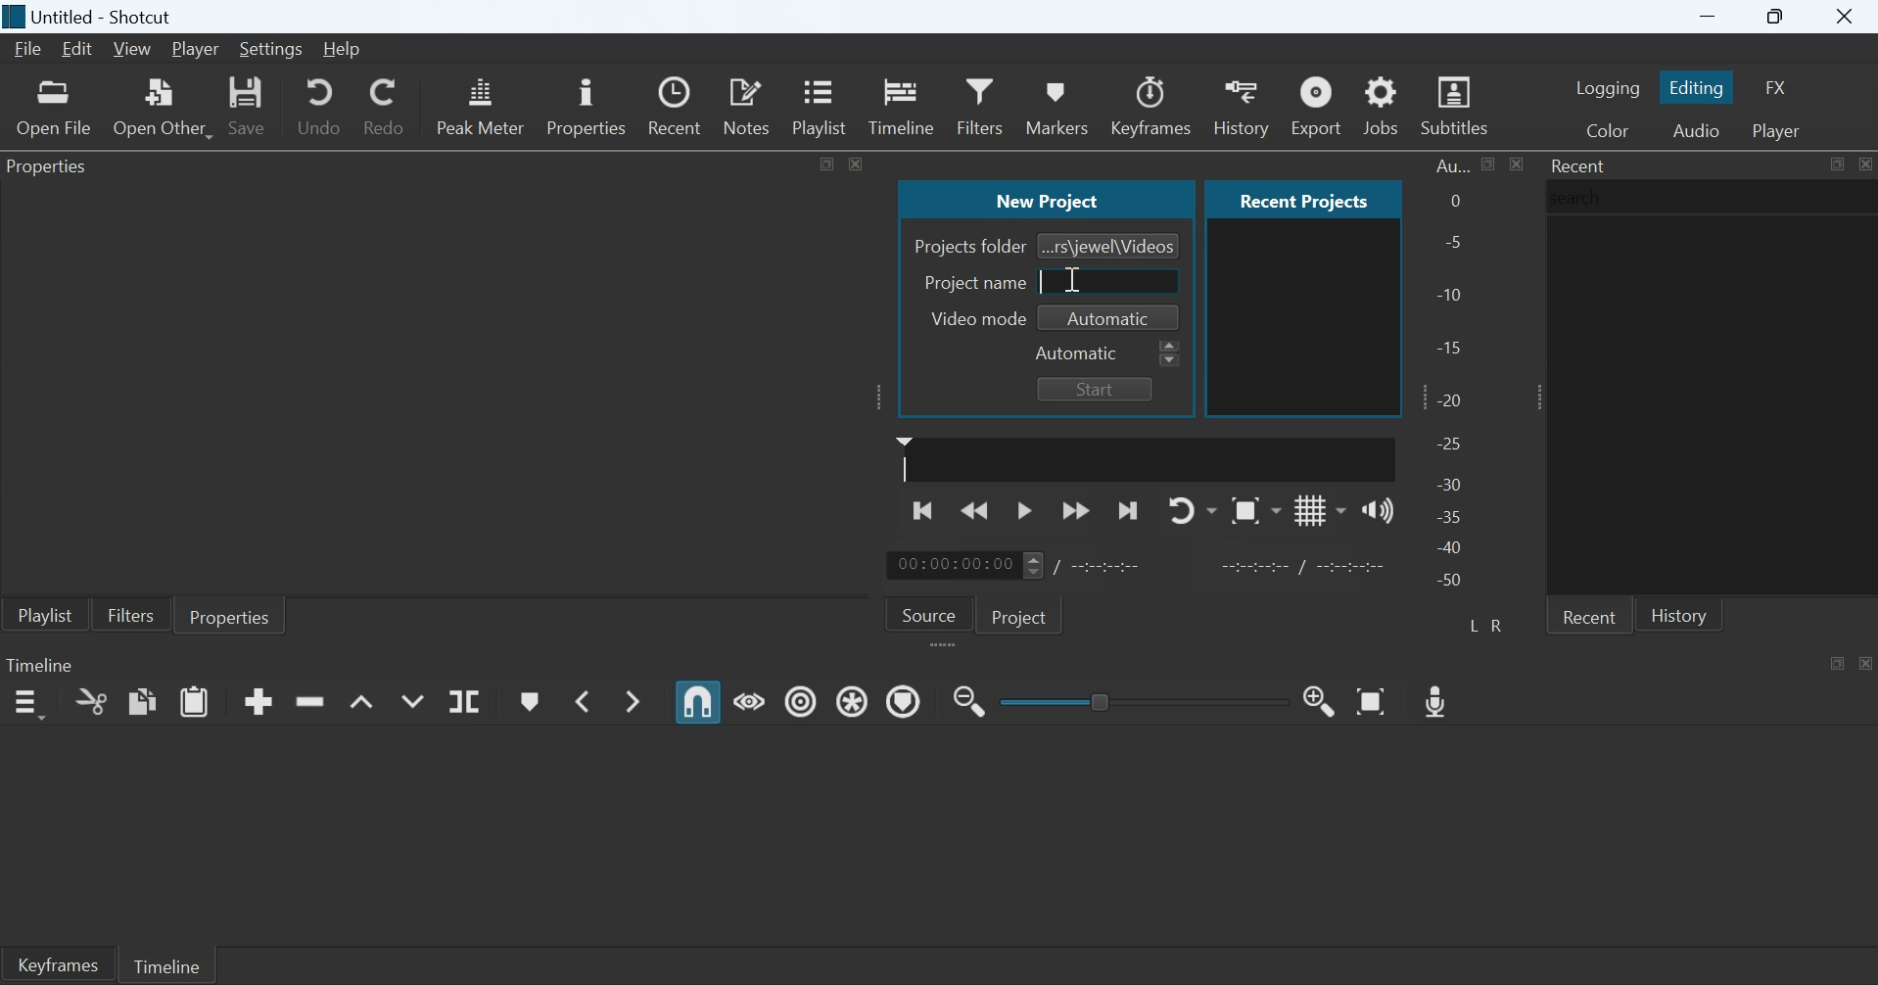  Describe the element at coordinates (975, 282) in the screenshot. I see `Project name` at that location.